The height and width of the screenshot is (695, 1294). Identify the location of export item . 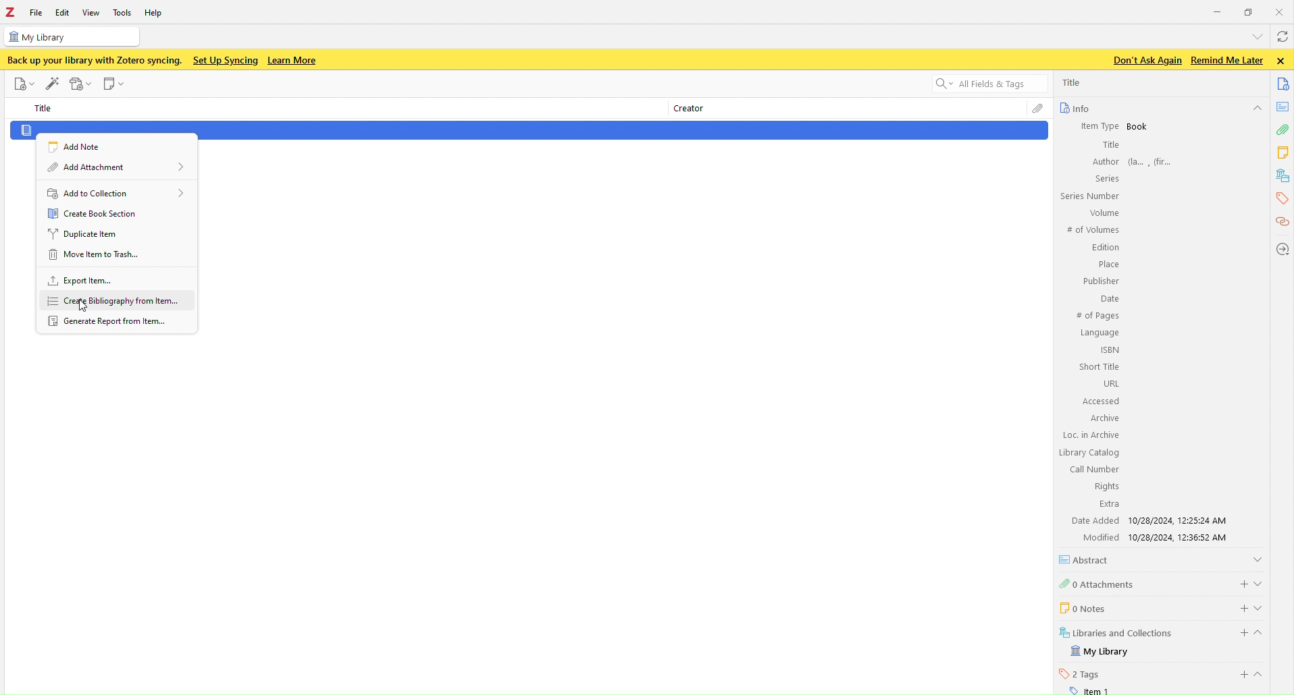
(119, 279).